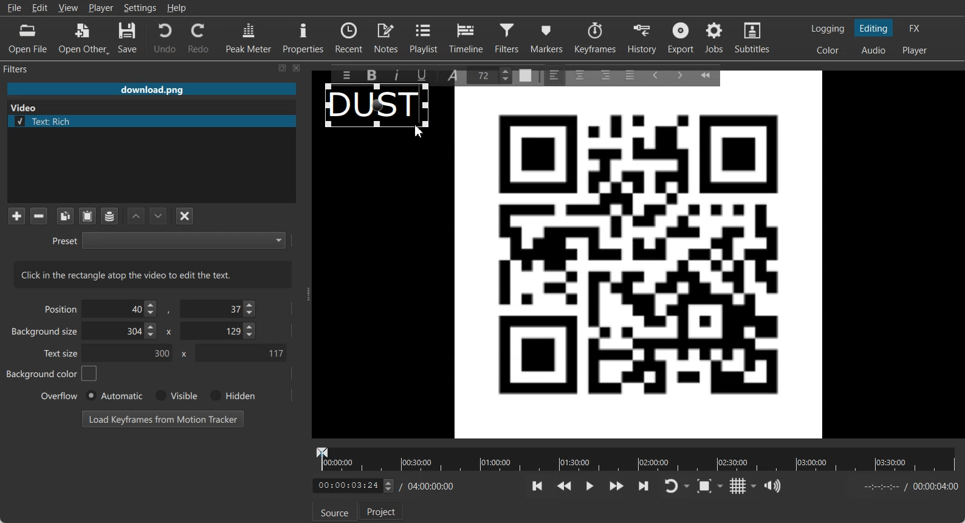 Image resolution: width=965 pixels, height=523 pixels. Describe the element at coordinates (738, 486) in the screenshot. I see `Toggle grid display on the player` at that location.